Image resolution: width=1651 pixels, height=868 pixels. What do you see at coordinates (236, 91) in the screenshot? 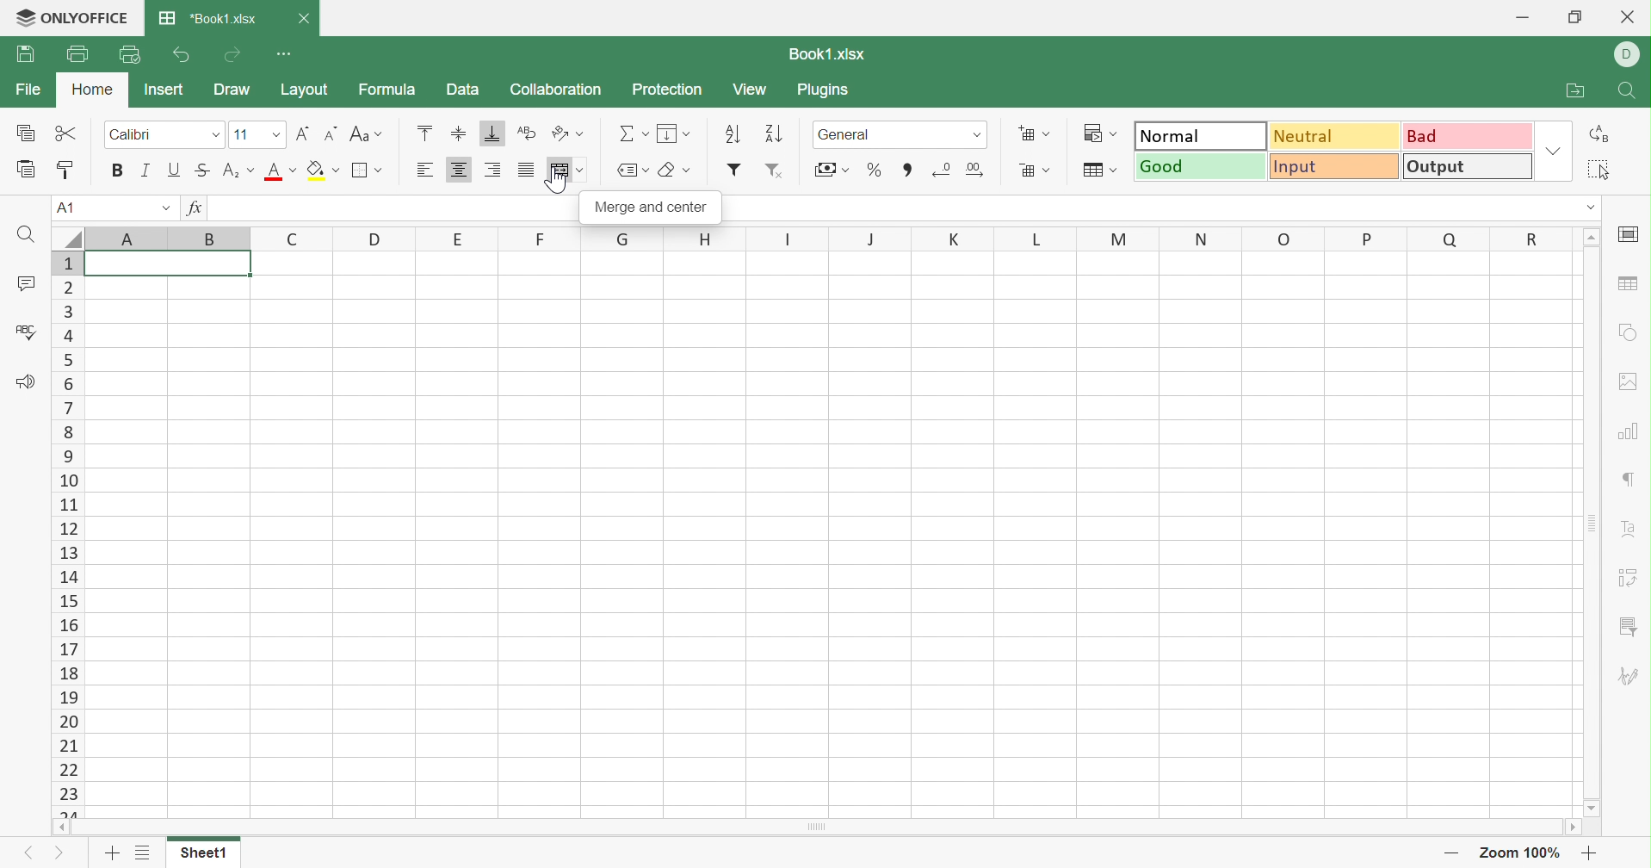
I see `Draw` at bounding box center [236, 91].